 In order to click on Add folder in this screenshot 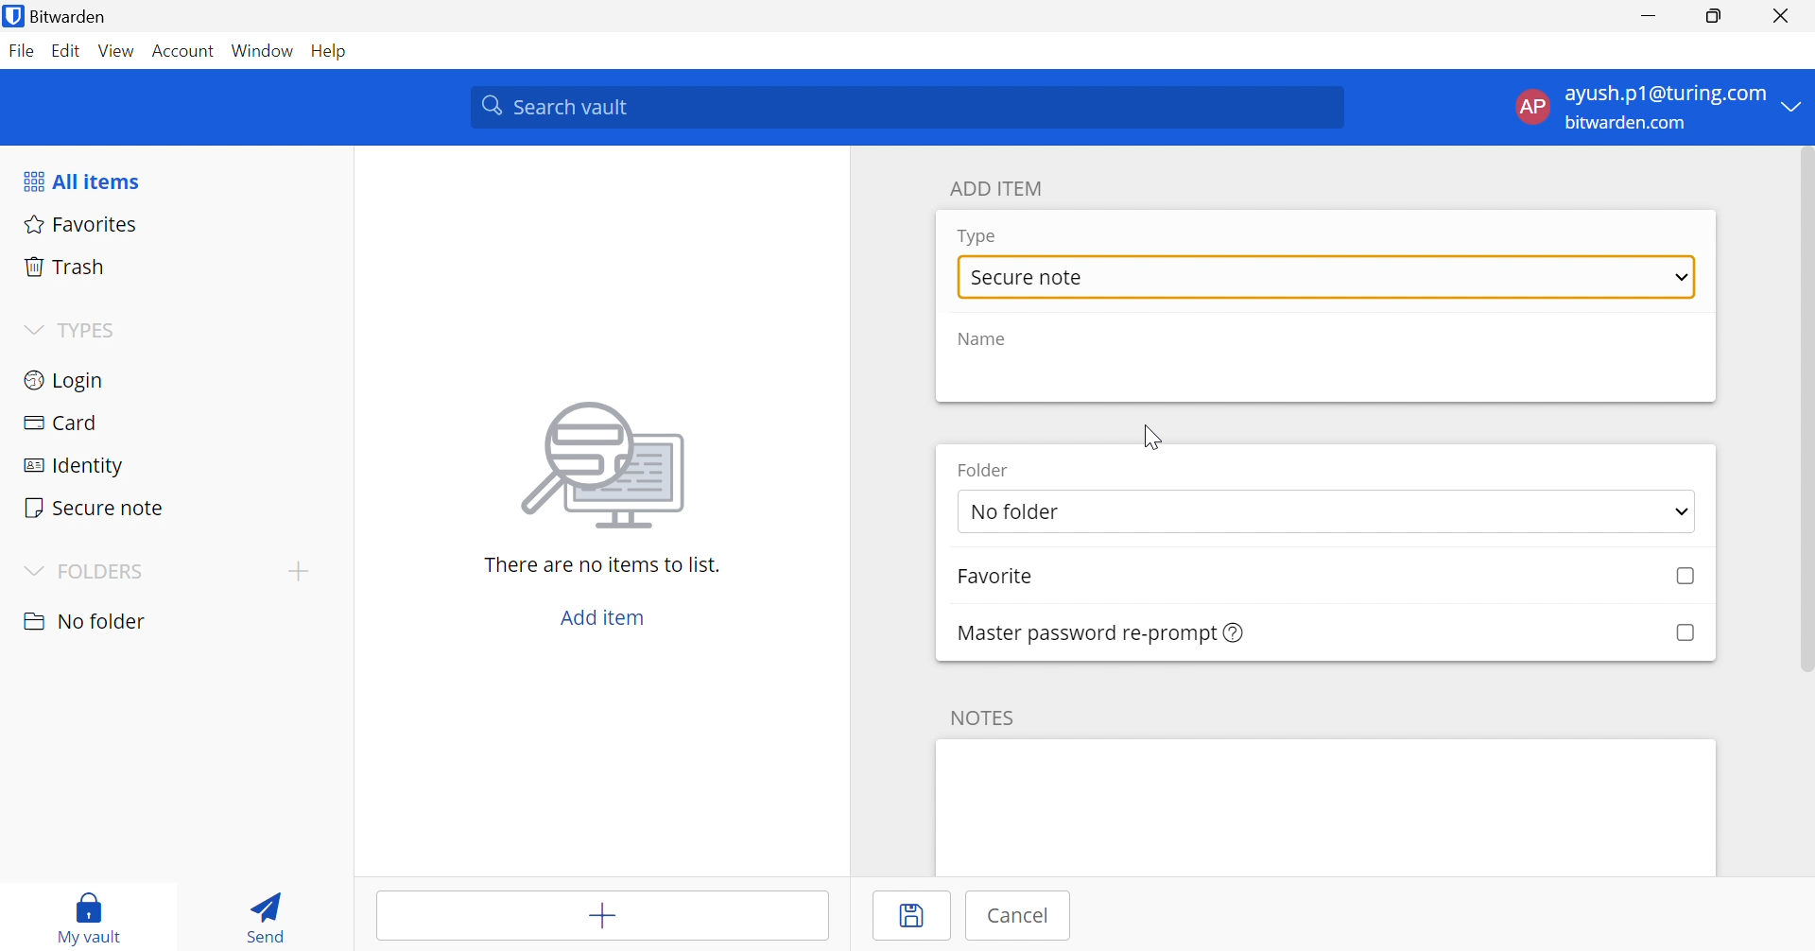, I will do `click(296, 570)`.